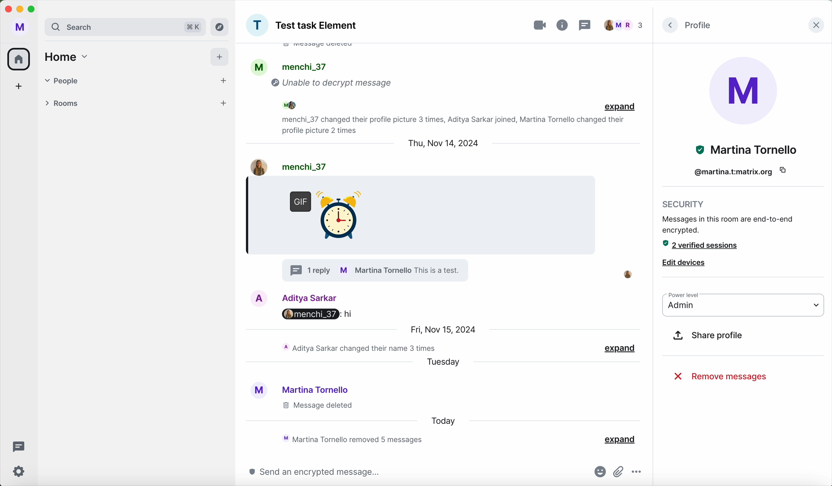 This screenshot has width=832, height=486. I want to click on attach file, so click(619, 471).